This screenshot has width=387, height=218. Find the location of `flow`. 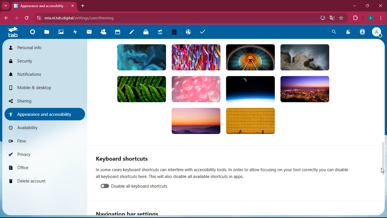

flow is located at coordinates (47, 142).